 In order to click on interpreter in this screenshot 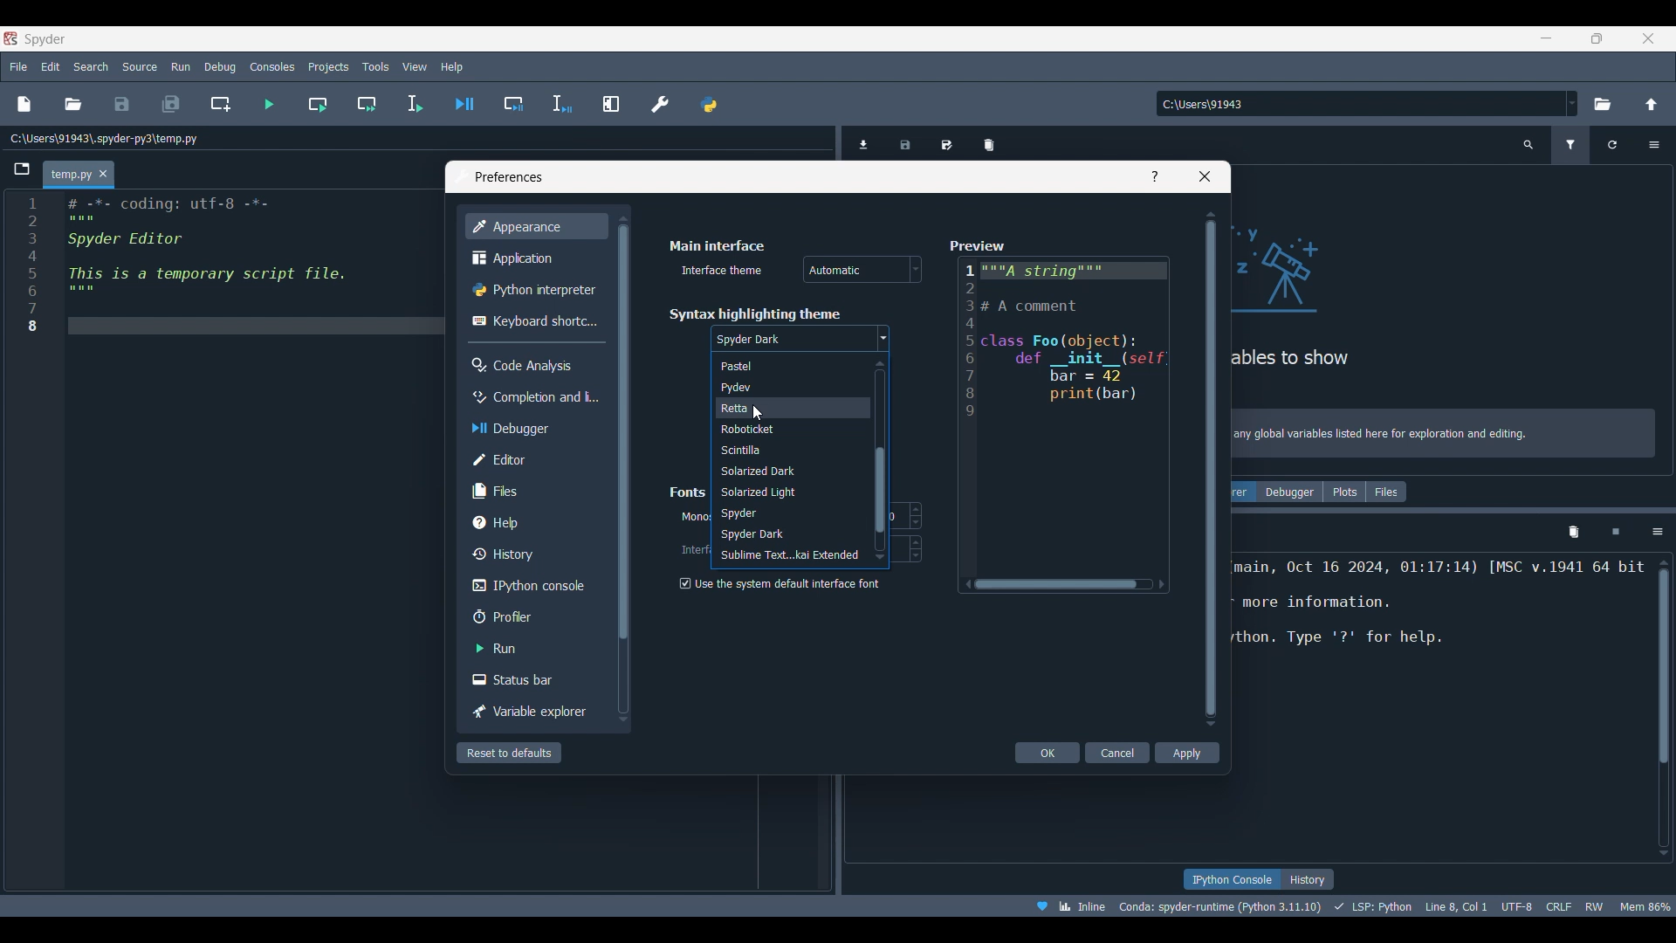, I will do `click(1221, 906)`.